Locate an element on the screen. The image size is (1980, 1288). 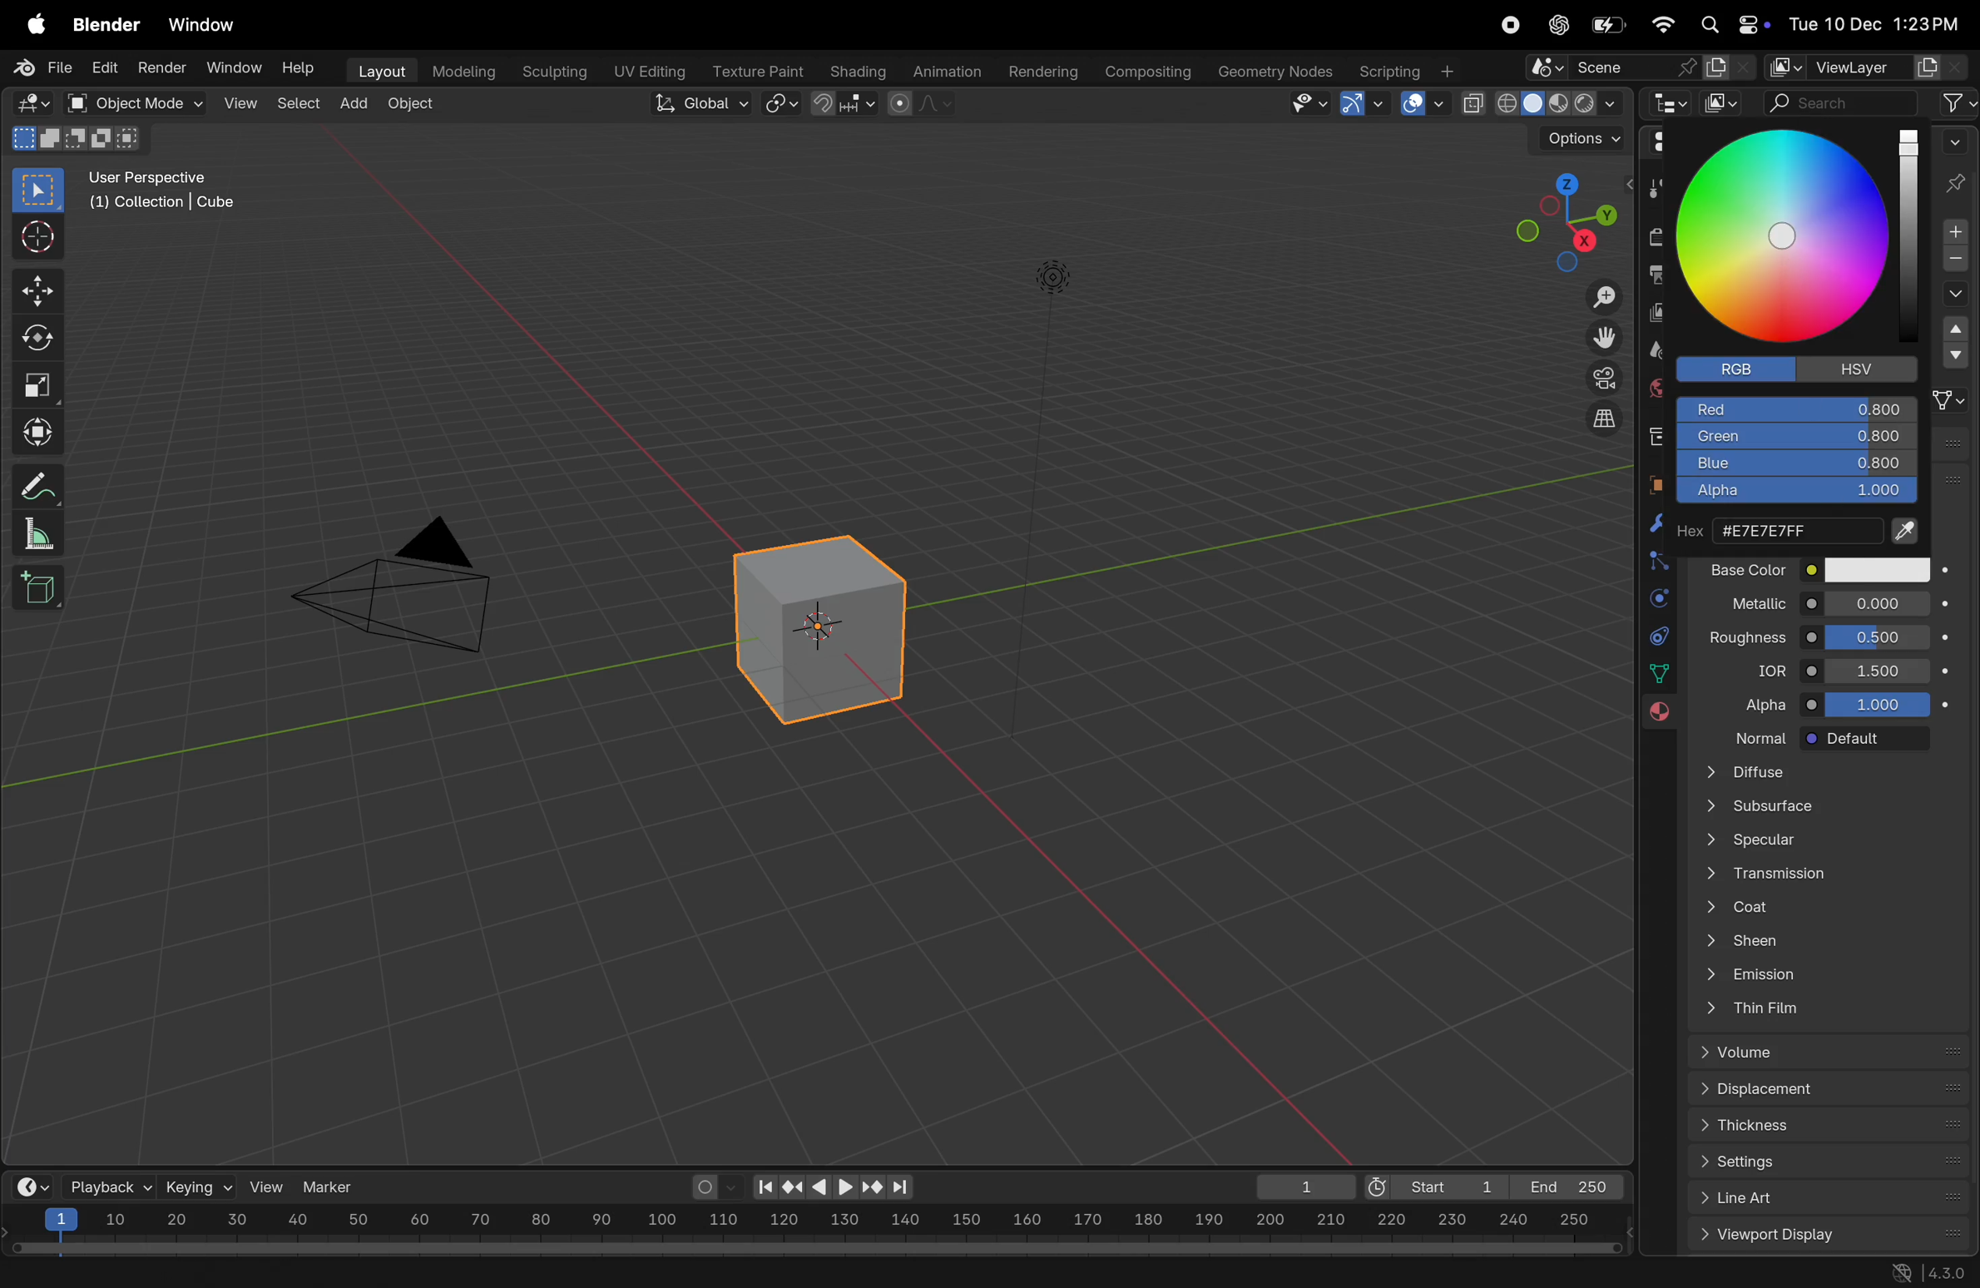
play back controls is located at coordinates (834, 1189).